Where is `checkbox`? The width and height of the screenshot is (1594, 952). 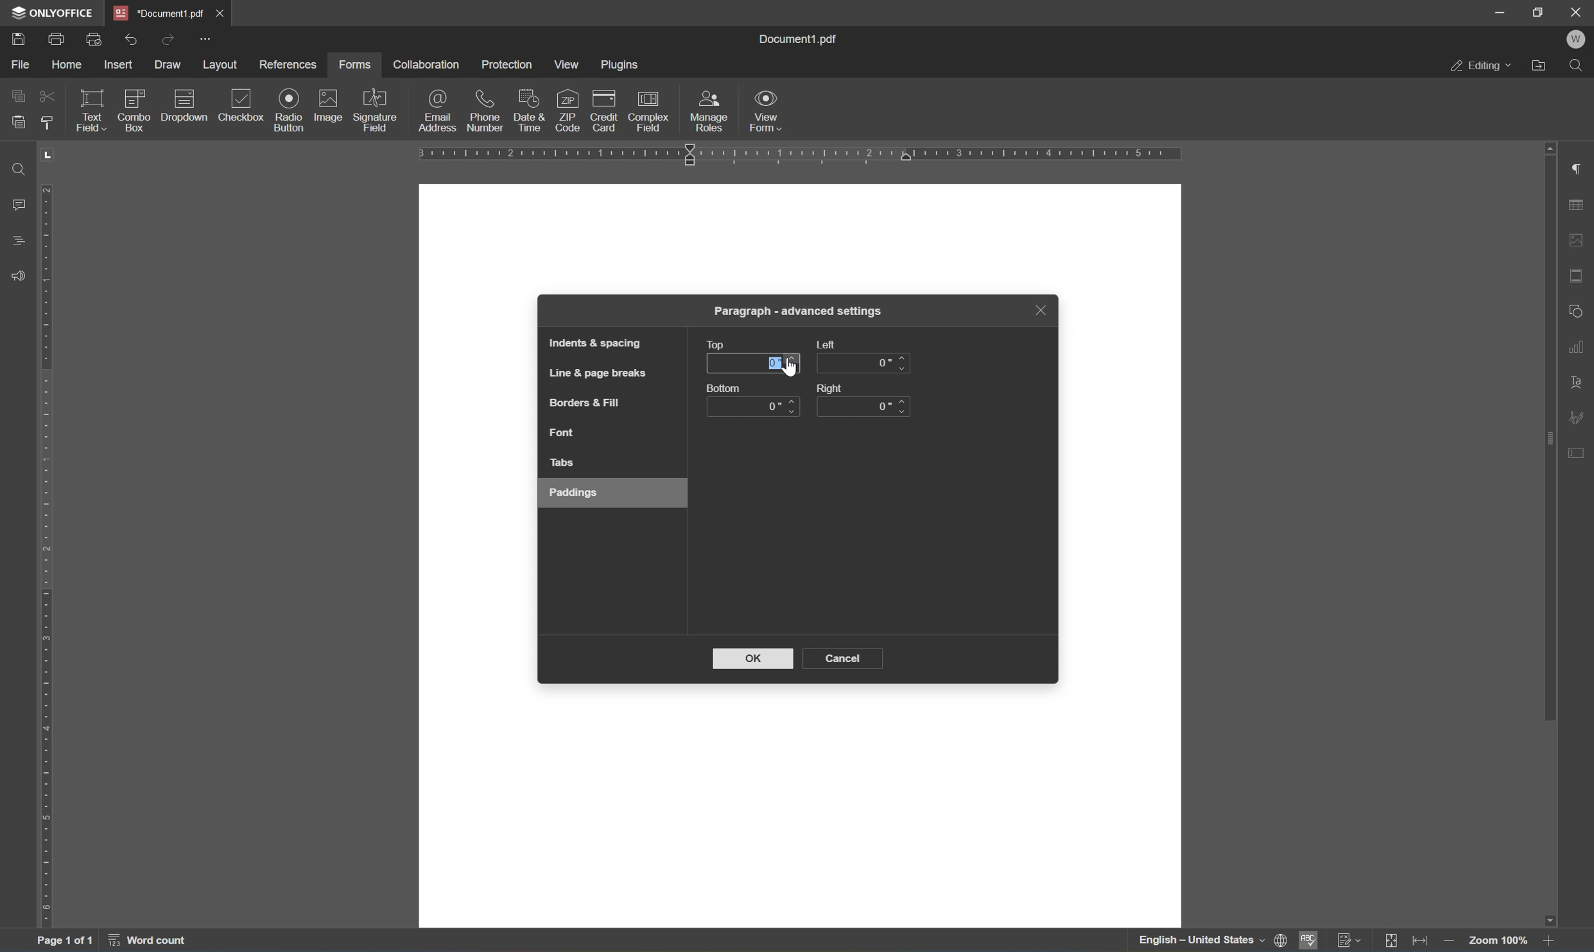 checkbox is located at coordinates (243, 105).